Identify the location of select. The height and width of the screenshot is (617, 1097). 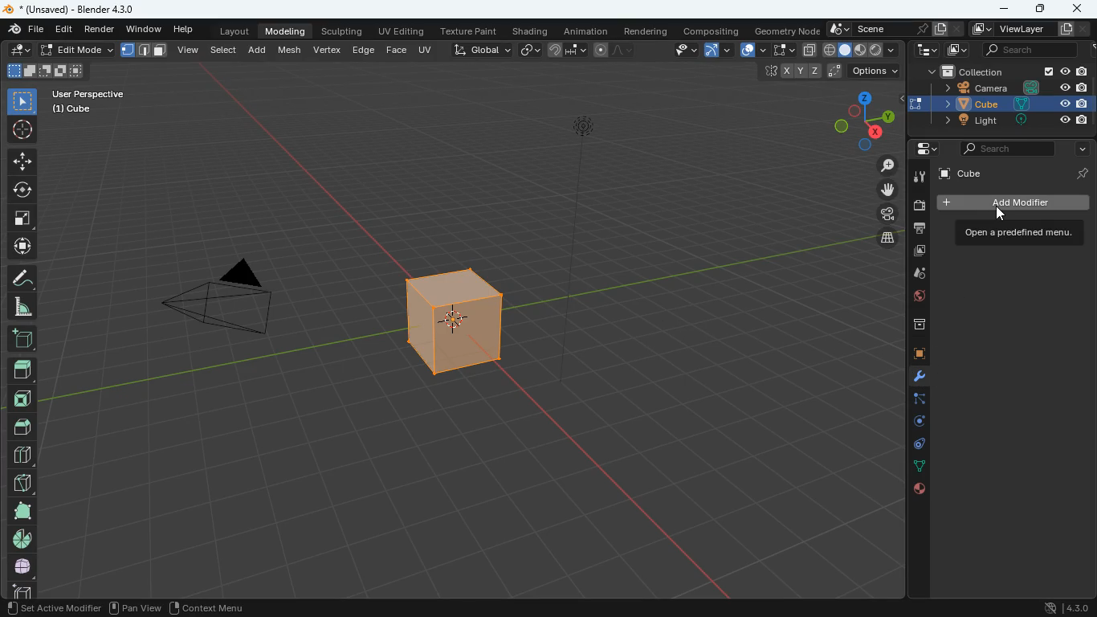
(783, 51).